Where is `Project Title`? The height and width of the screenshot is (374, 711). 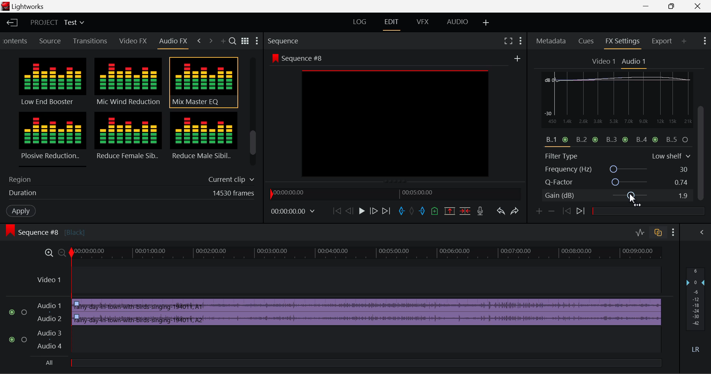
Project Title is located at coordinates (56, 22).